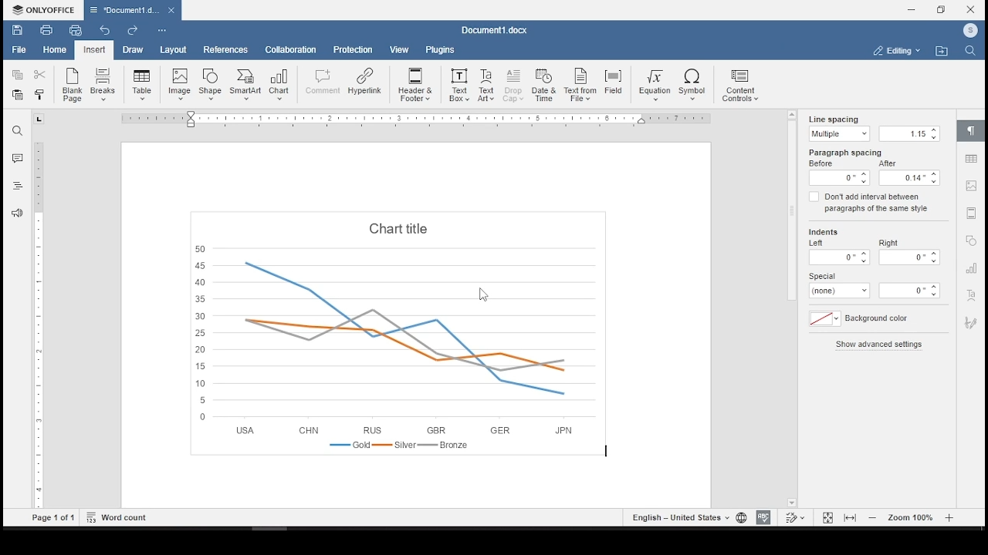 The height and width of the screenshot is (555, 988). Describe the element at coordinates (972, 133) in the screenshot. I see `paragraph settings` at that location.